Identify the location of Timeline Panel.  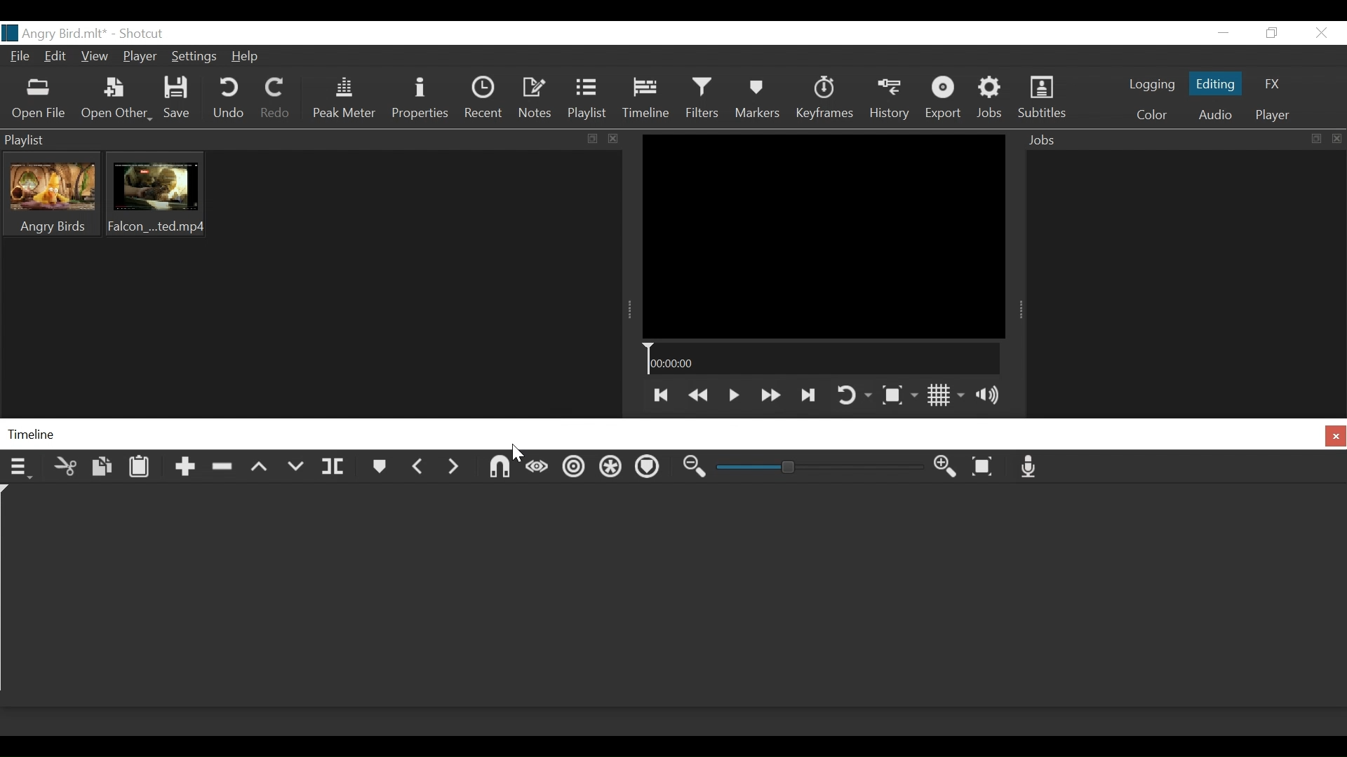
(673, 435).